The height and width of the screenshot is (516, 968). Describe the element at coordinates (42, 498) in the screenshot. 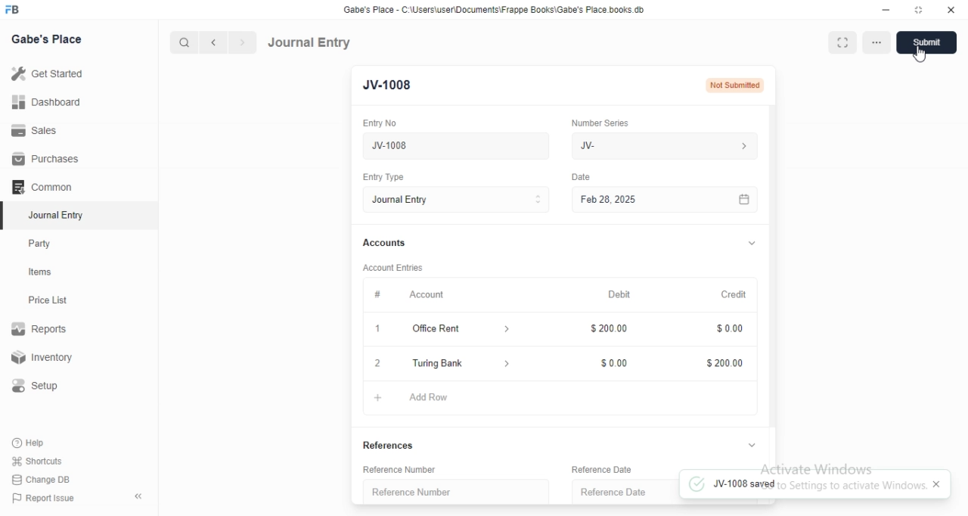

I see `‘Report Issue` at that location.